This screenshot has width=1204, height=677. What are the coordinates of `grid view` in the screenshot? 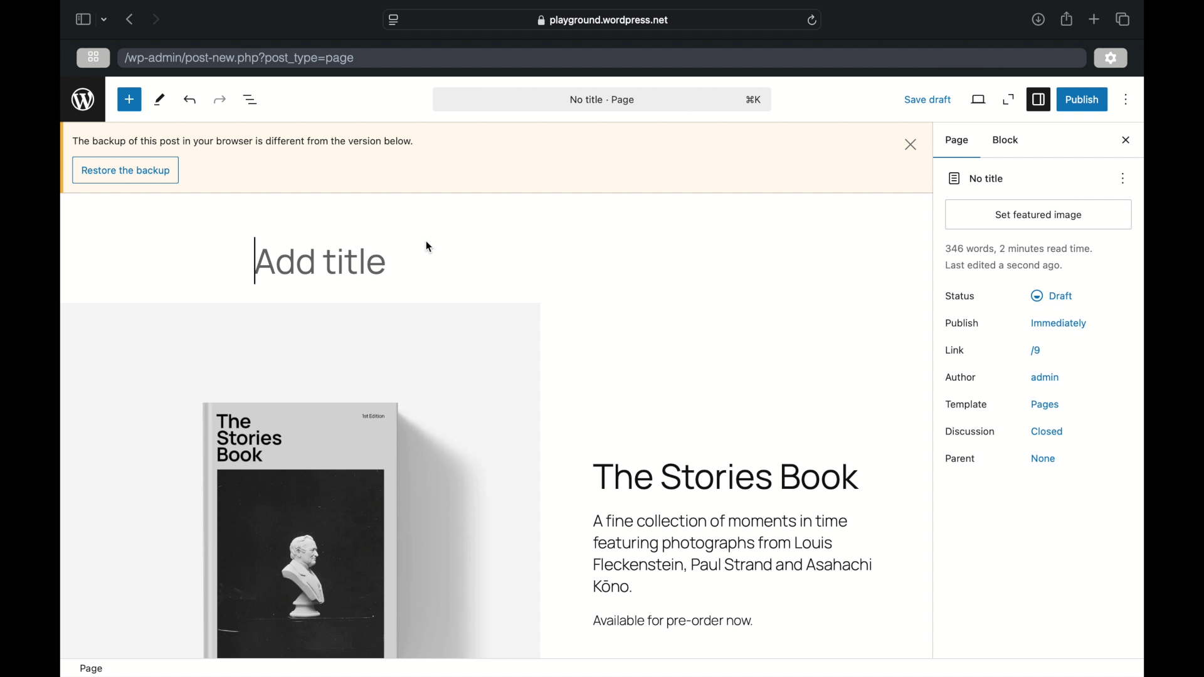 It's located at (93, 58).